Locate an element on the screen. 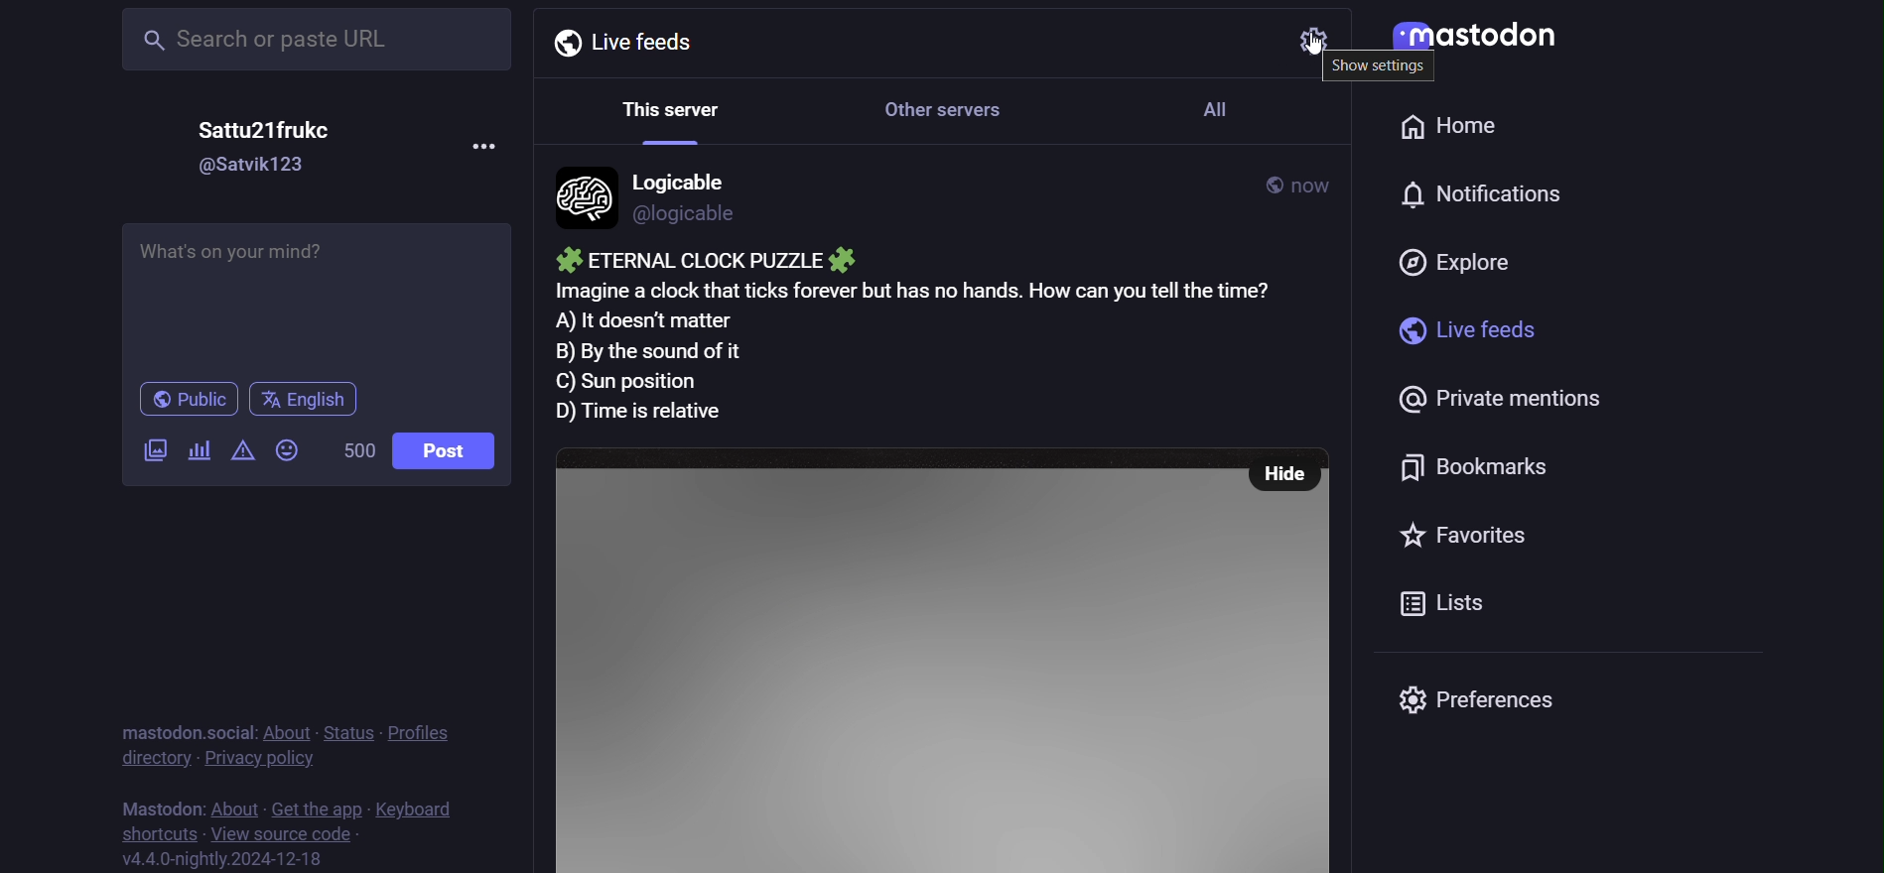  notification is located at coordinates (1476, 197).